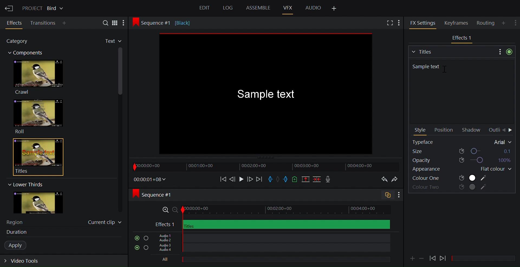 Image resolution: width=520 pixels, height=267 pixels. Describe the element at coordinates (450, 178) in the screenshot. I see `Colour One, Colour Two` at that location.